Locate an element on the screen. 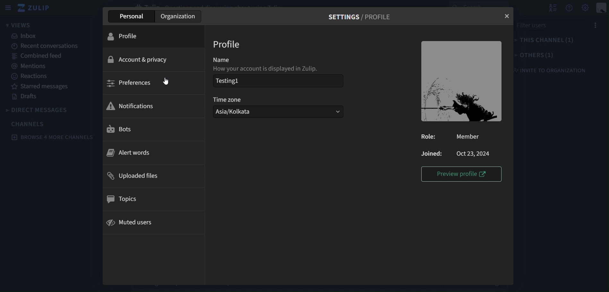 Image resolution: width=609 pixels, height=292 pixels. channels is located at coordinates (29, 124).